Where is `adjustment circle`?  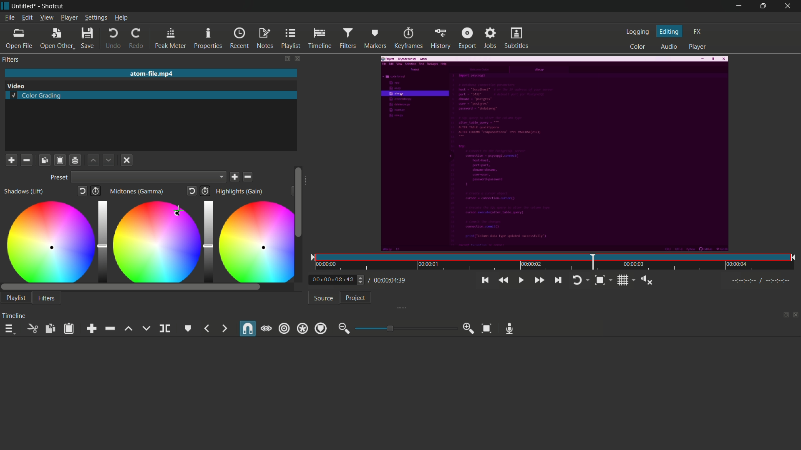
adjustment circle is located at coordinates (156, 241).